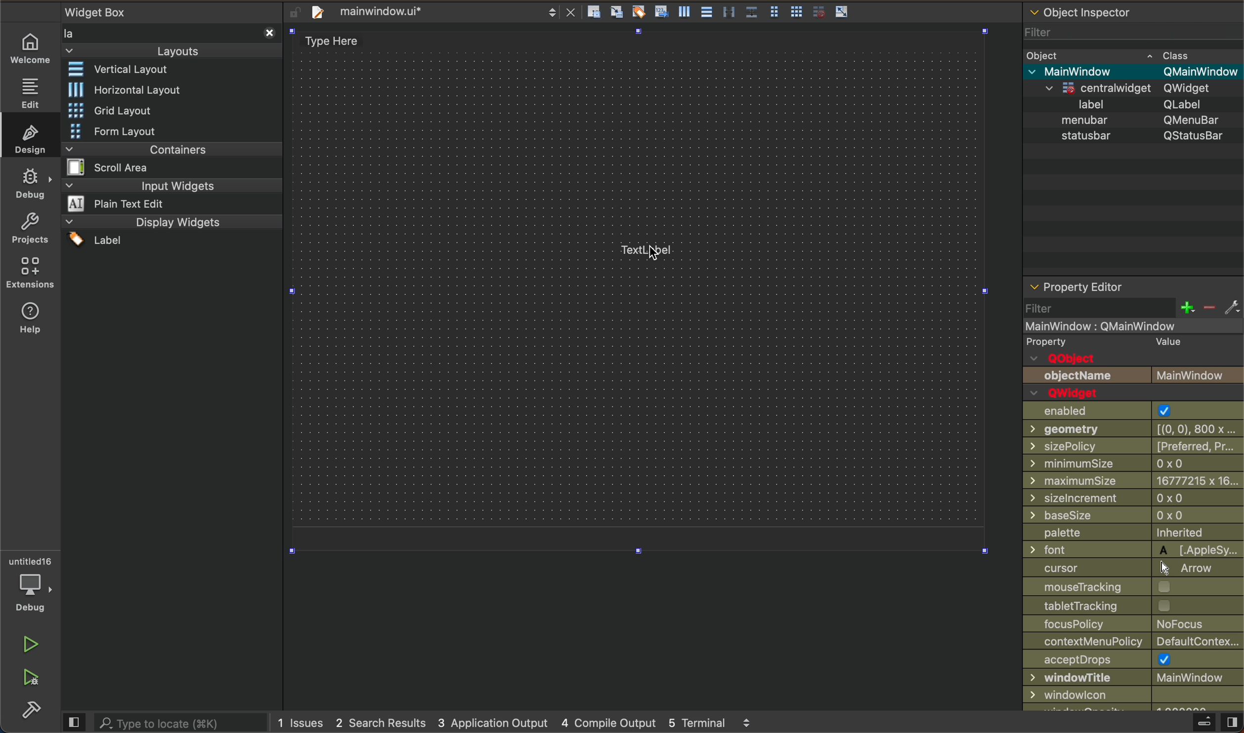 The height and width of the screenshot is (733, 1244). Describe the element at coordinates (1121, 569) in the screenshot. I see `cursor` at that location.